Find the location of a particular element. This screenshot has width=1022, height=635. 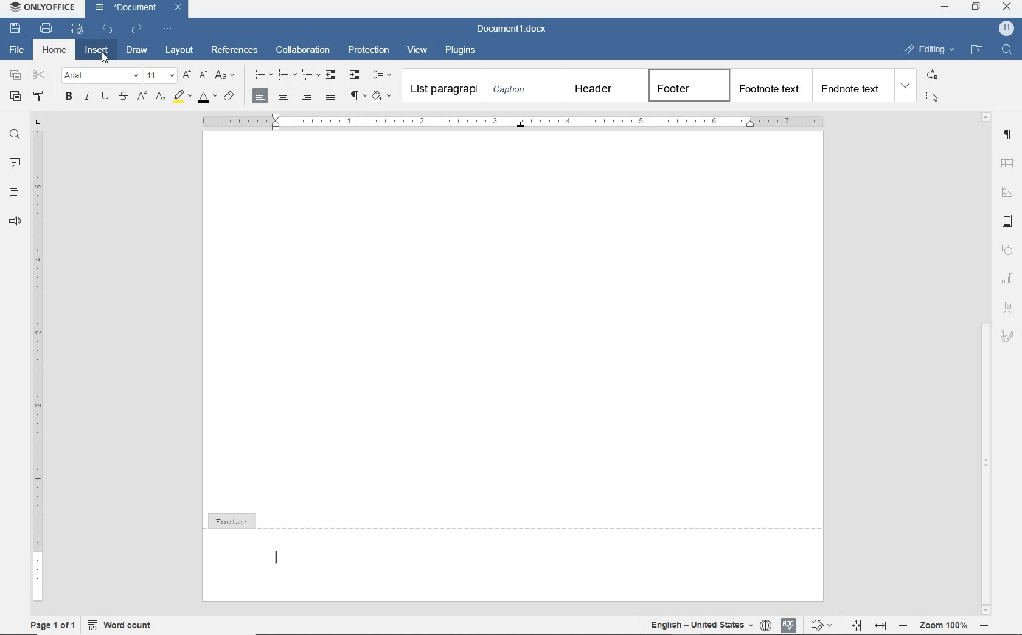

track changes is located at coordinates (820, 626).